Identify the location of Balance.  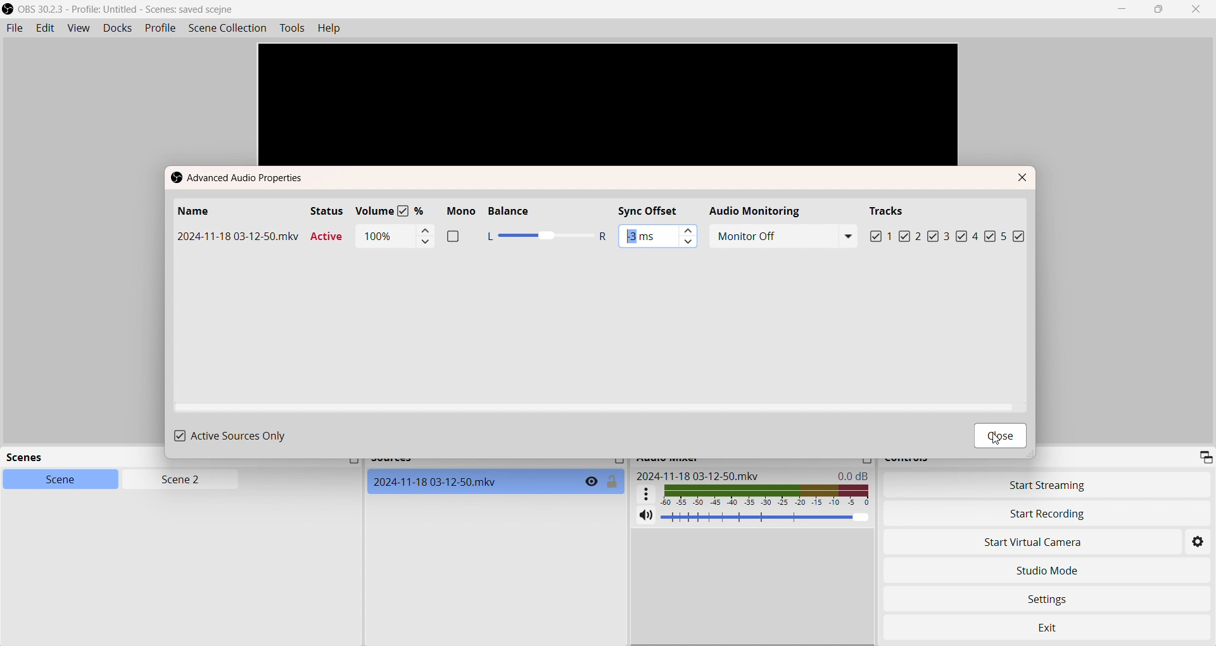
(521, 212).